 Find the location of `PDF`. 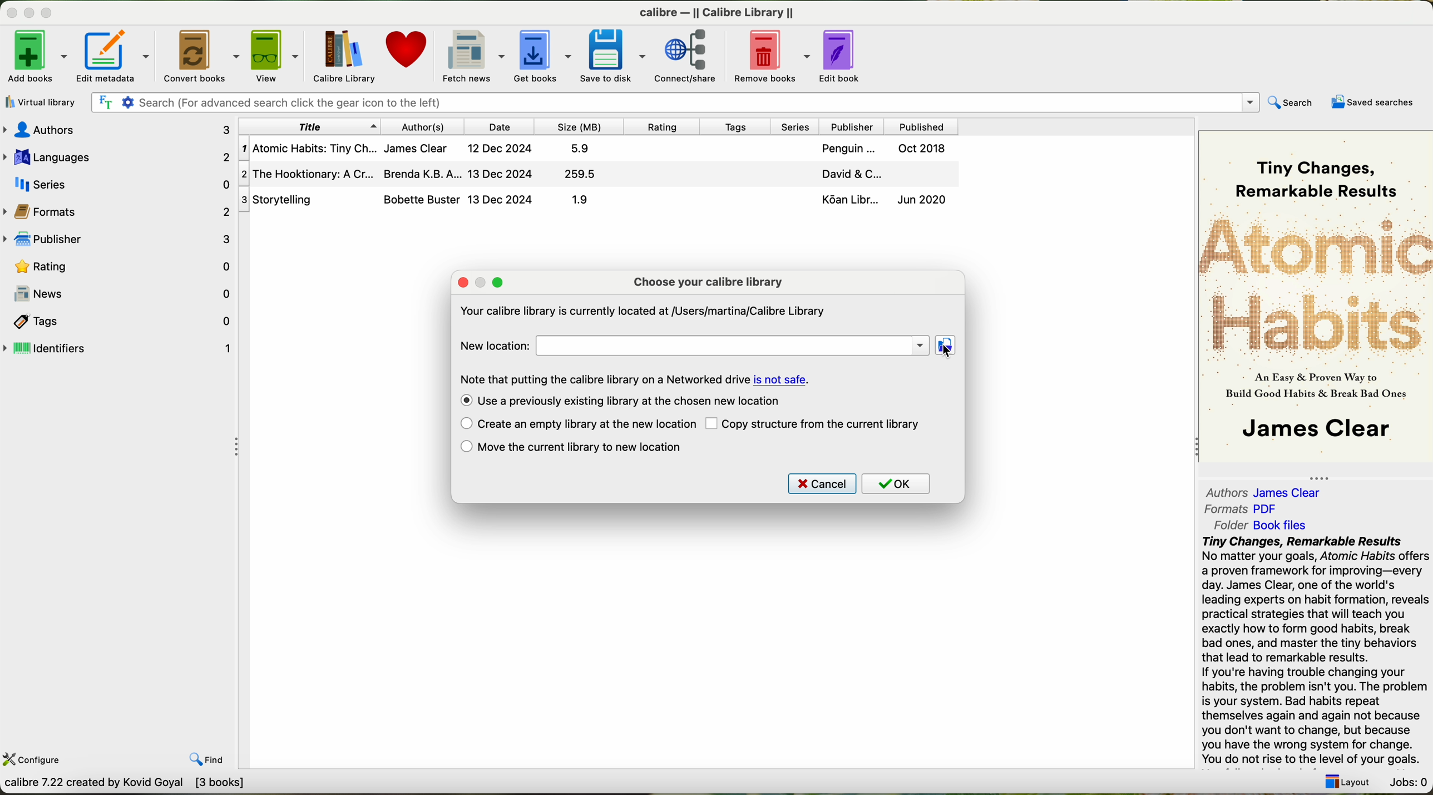

PDF is located at coordinates (1272, 508).